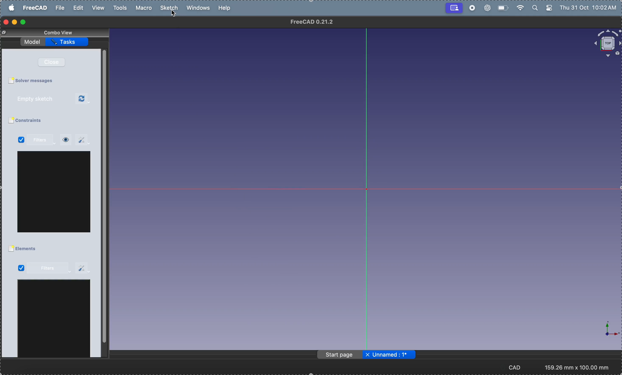  What do you see at coordinates (83, 140) in the screenshot?
I see `settings` at bounding box center [83, 140].